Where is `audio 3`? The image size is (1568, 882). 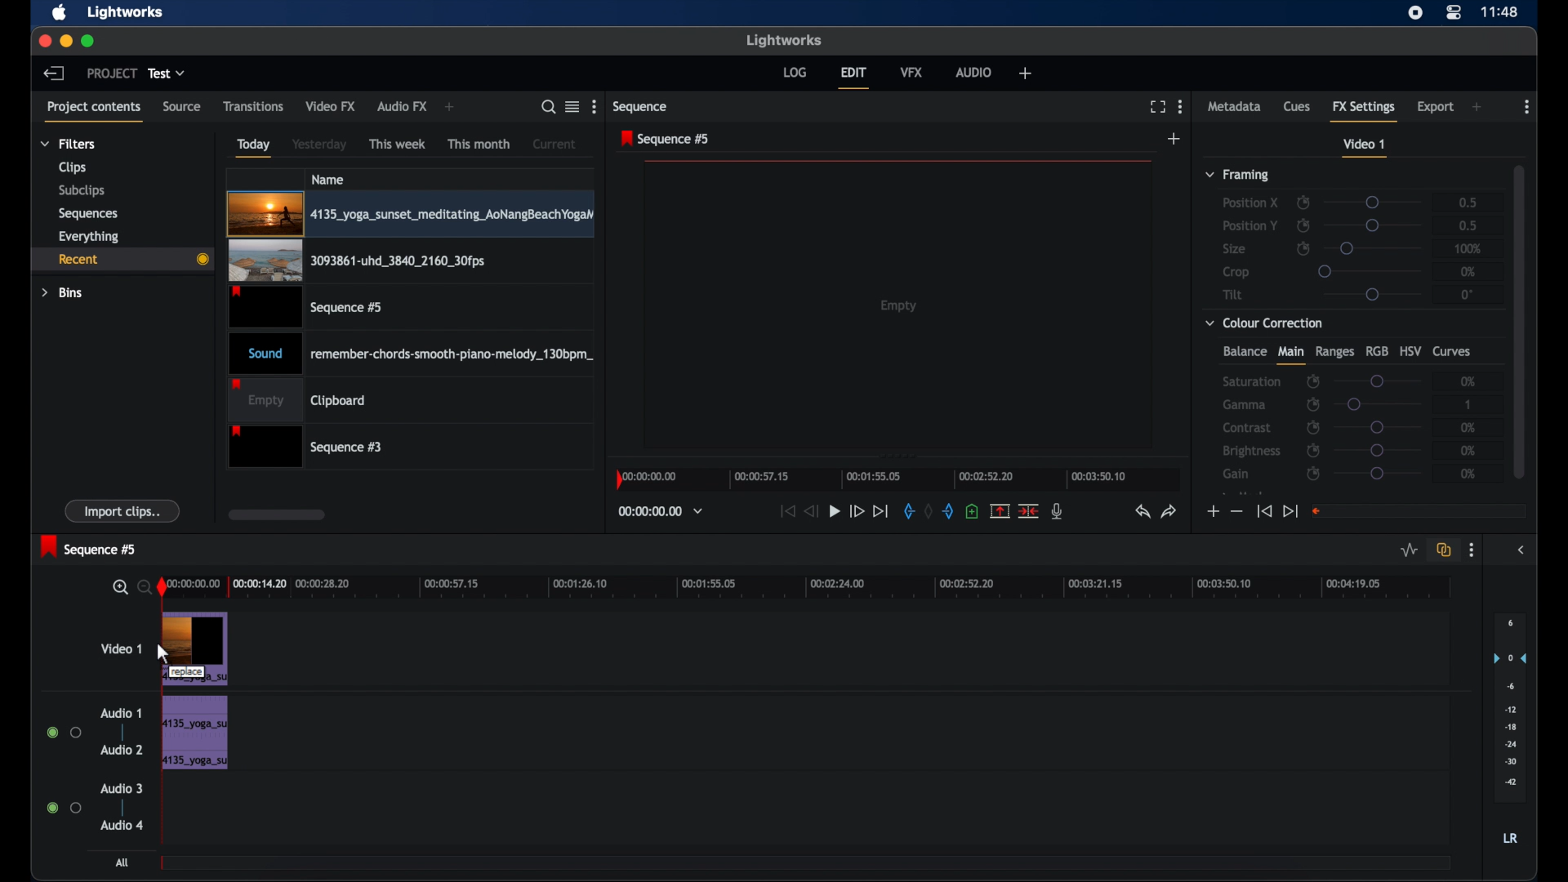 audio 3 is located at coordinates (121, 788).